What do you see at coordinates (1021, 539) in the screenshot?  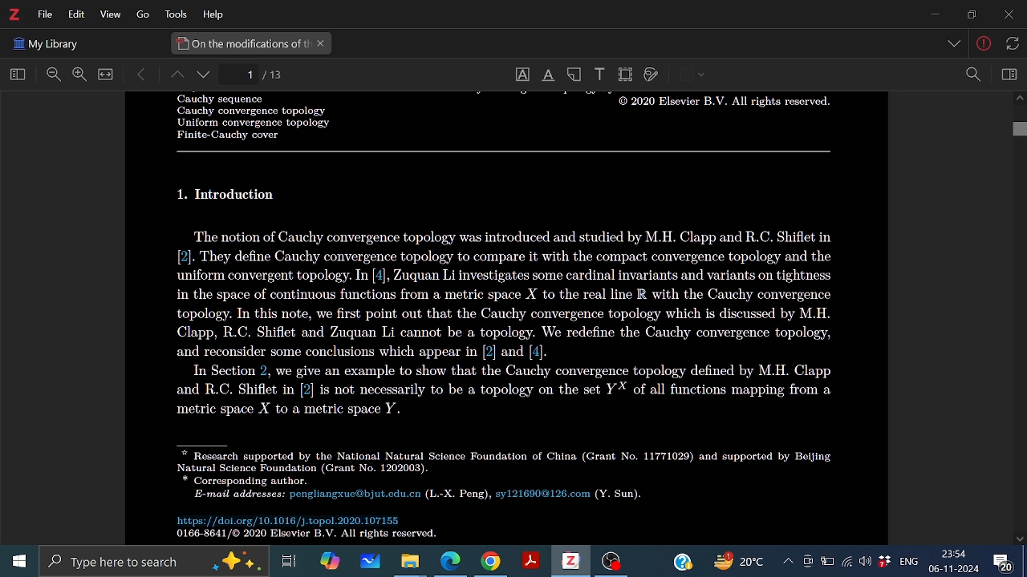 I see `Move down` at bounding box center [1021, 539].